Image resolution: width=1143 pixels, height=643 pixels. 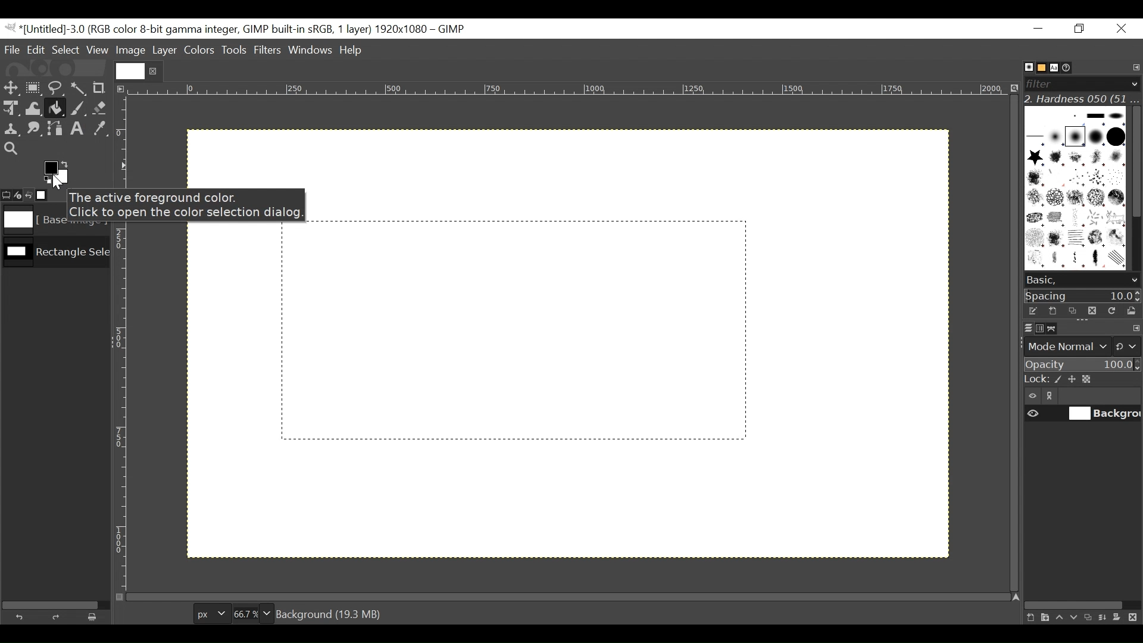 I want to click on Channels, so click(x=1037, y=327).